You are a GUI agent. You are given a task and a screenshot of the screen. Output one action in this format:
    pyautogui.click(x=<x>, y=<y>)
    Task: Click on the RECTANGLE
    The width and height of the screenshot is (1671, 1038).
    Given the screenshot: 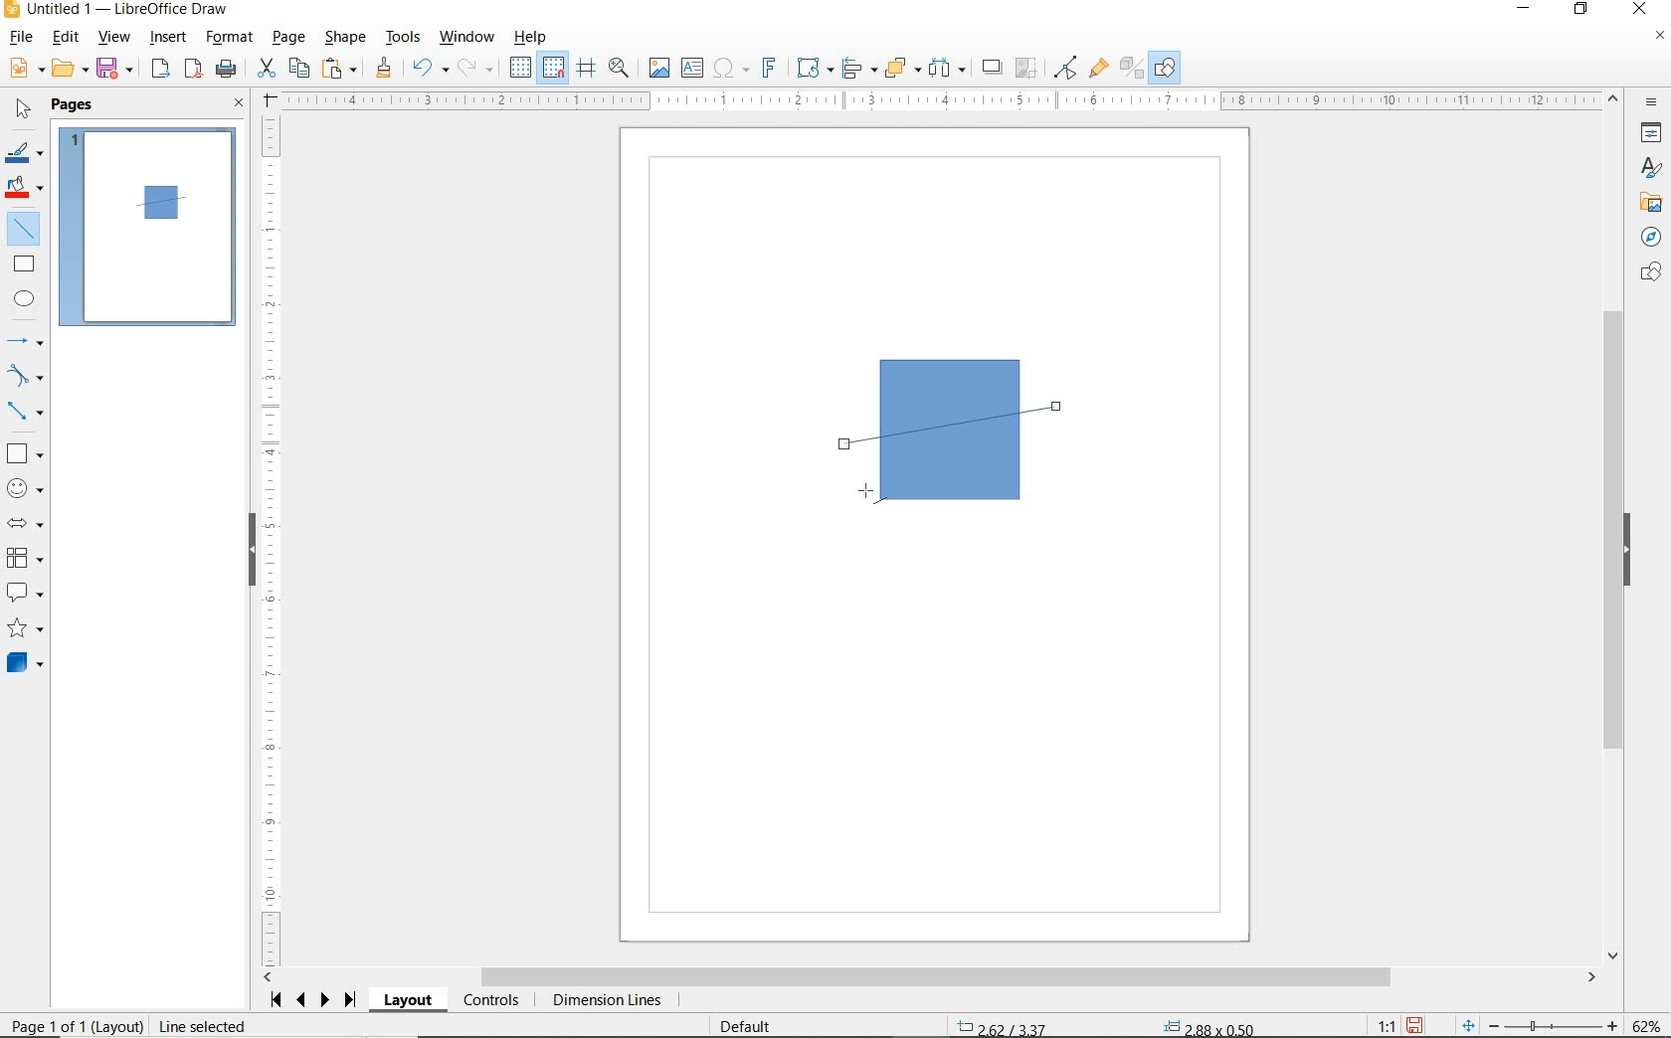 What is the action you would take?
    pyautogui.click(x=25, y=263)
    